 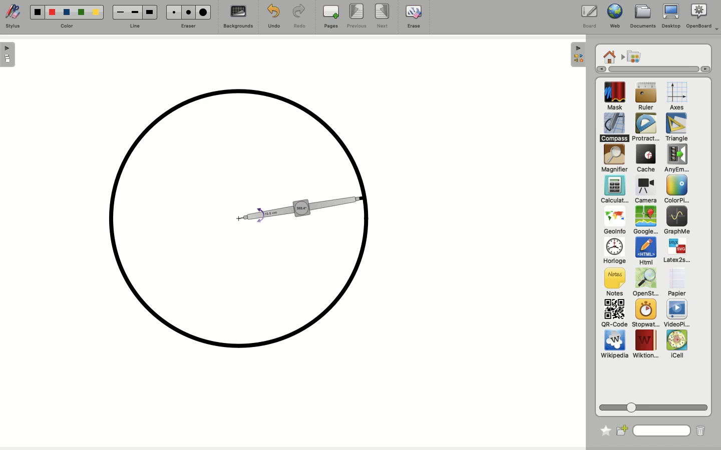 What do you see at coordinates (613, 282) in the screenshot?
I see `Notes` at bounding box center [613, 282].